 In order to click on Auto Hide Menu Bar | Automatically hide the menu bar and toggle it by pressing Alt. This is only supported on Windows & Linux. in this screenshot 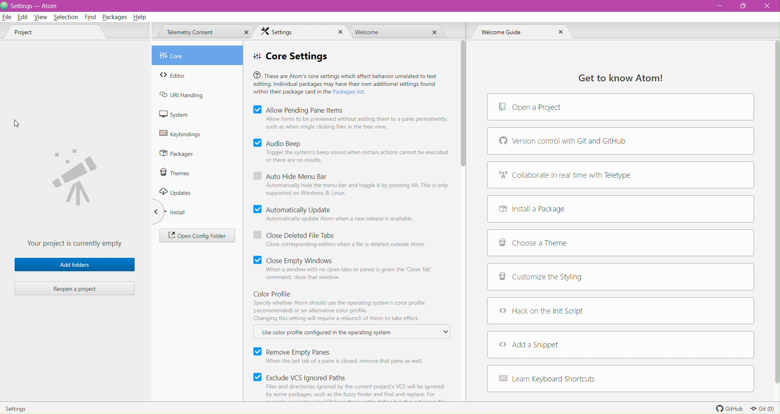, I will do `click(352, 185)`.